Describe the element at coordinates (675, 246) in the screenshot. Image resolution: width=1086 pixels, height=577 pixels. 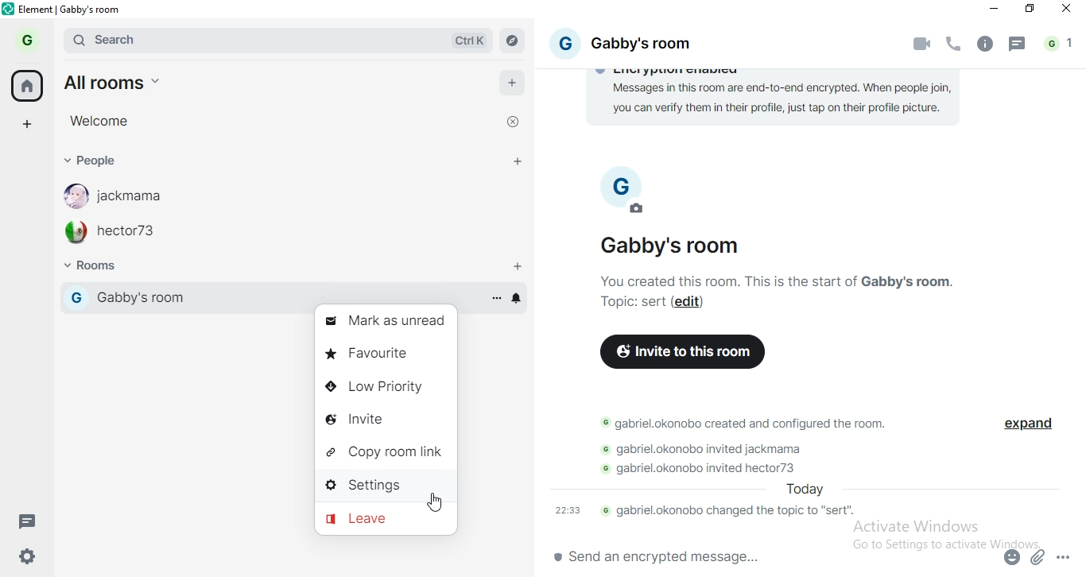
I see `gabby's room` at that location.